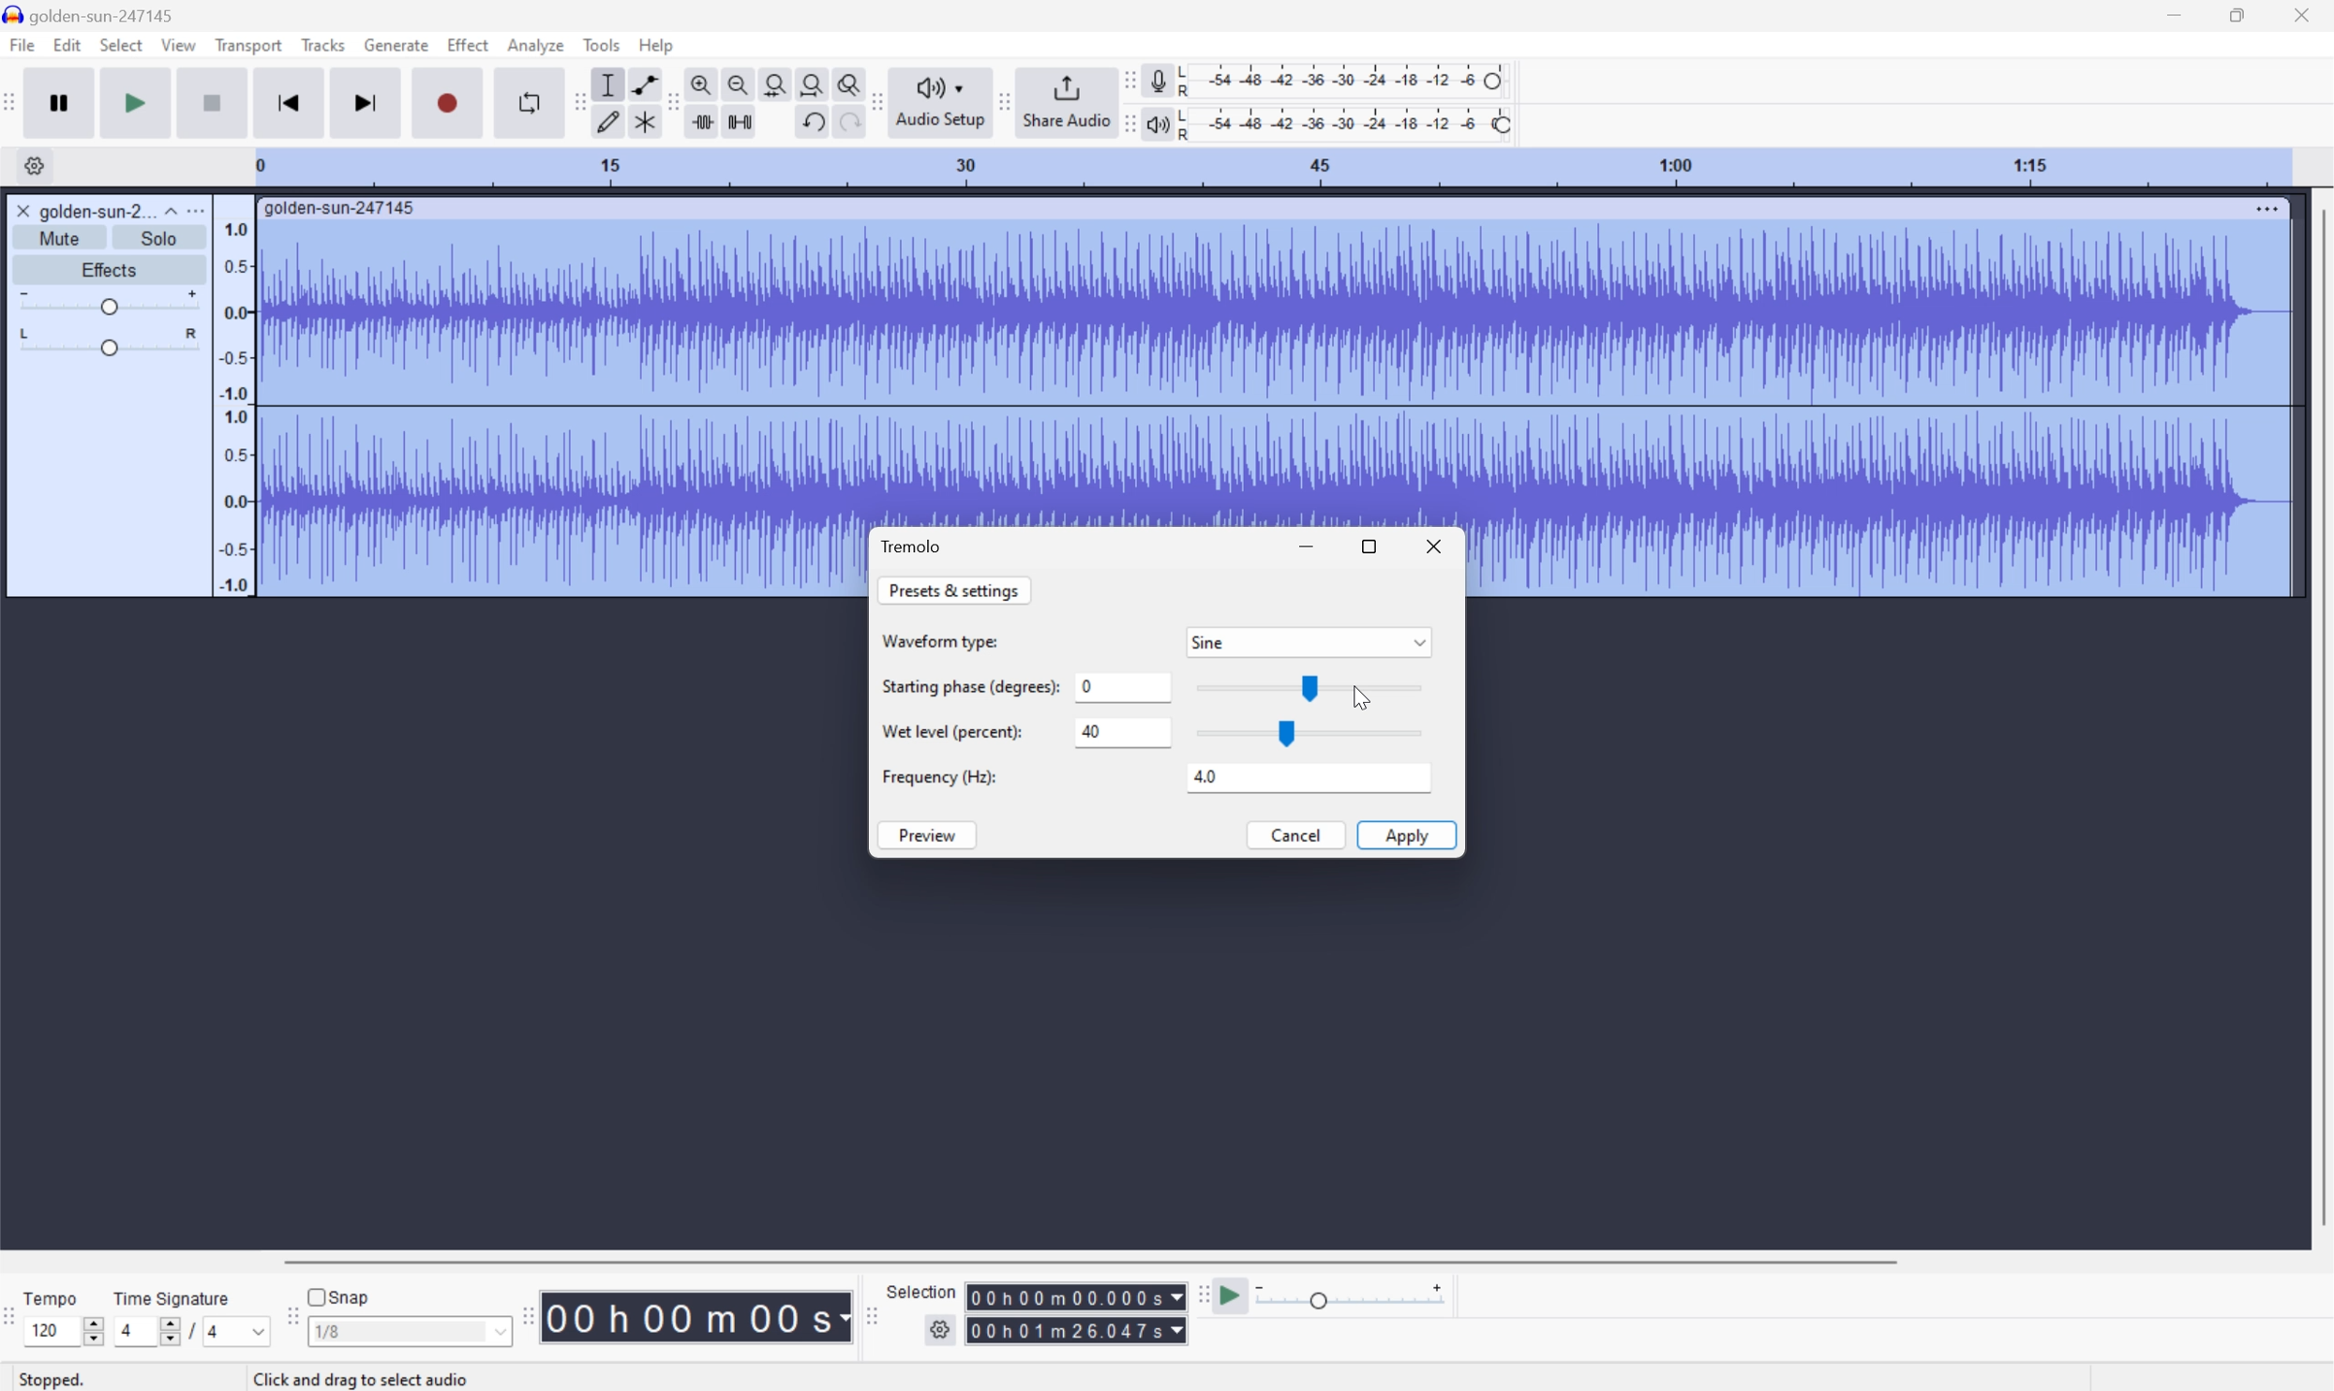  Describe the element at coordinates (1201, 1292) in the screenshot. I see `Audacity play at speed toolbar` at that location.